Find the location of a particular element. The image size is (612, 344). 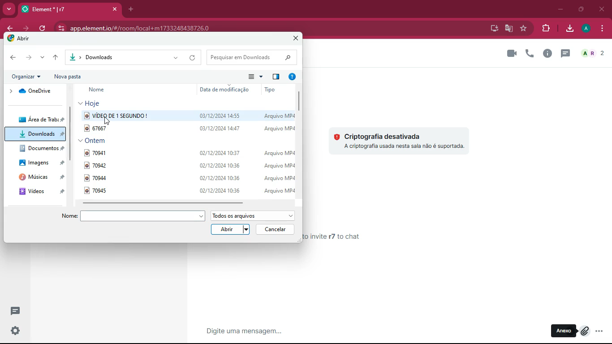

file name is located at coordinates (133, 216).